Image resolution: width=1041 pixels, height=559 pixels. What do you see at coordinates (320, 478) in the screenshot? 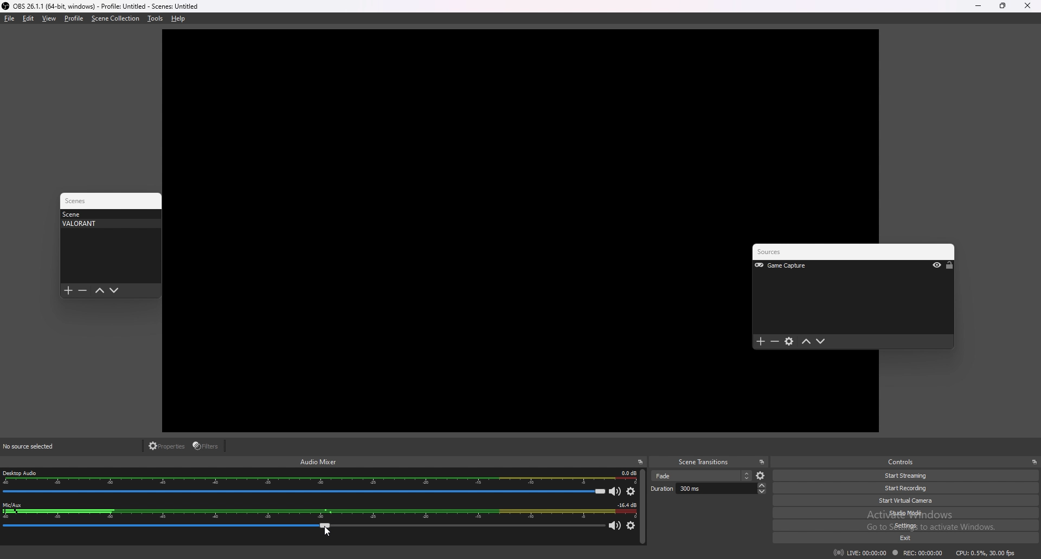
I see `desktop audio` at bounding box center [320, 478].